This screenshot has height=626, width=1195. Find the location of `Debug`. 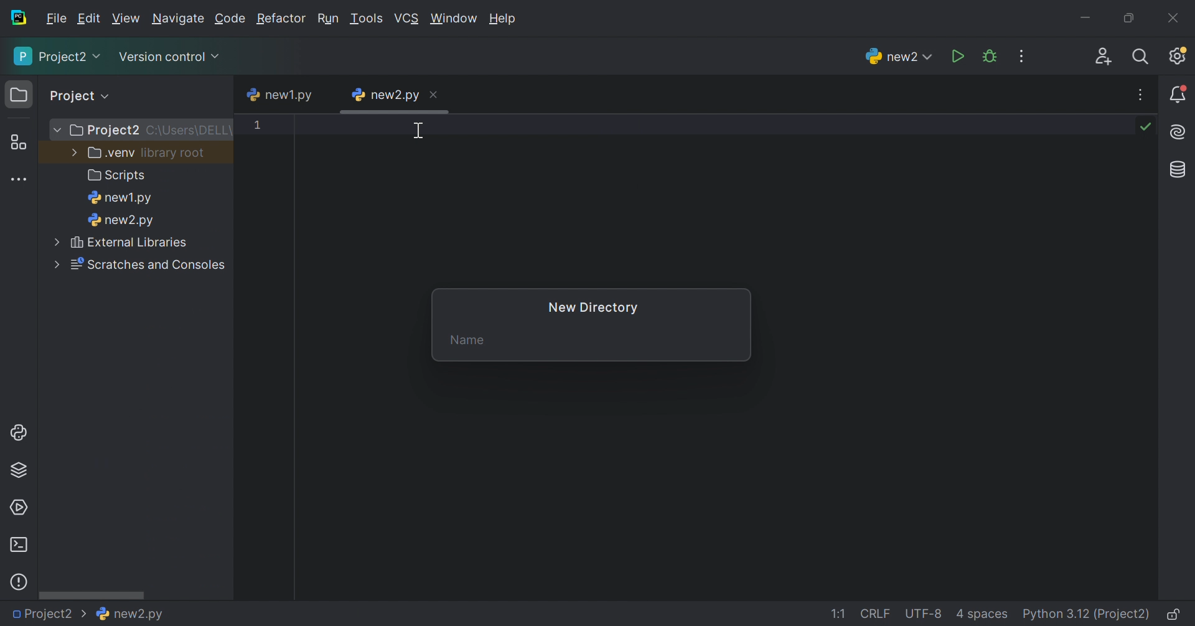

Debug is located at coordinates (989, 56).